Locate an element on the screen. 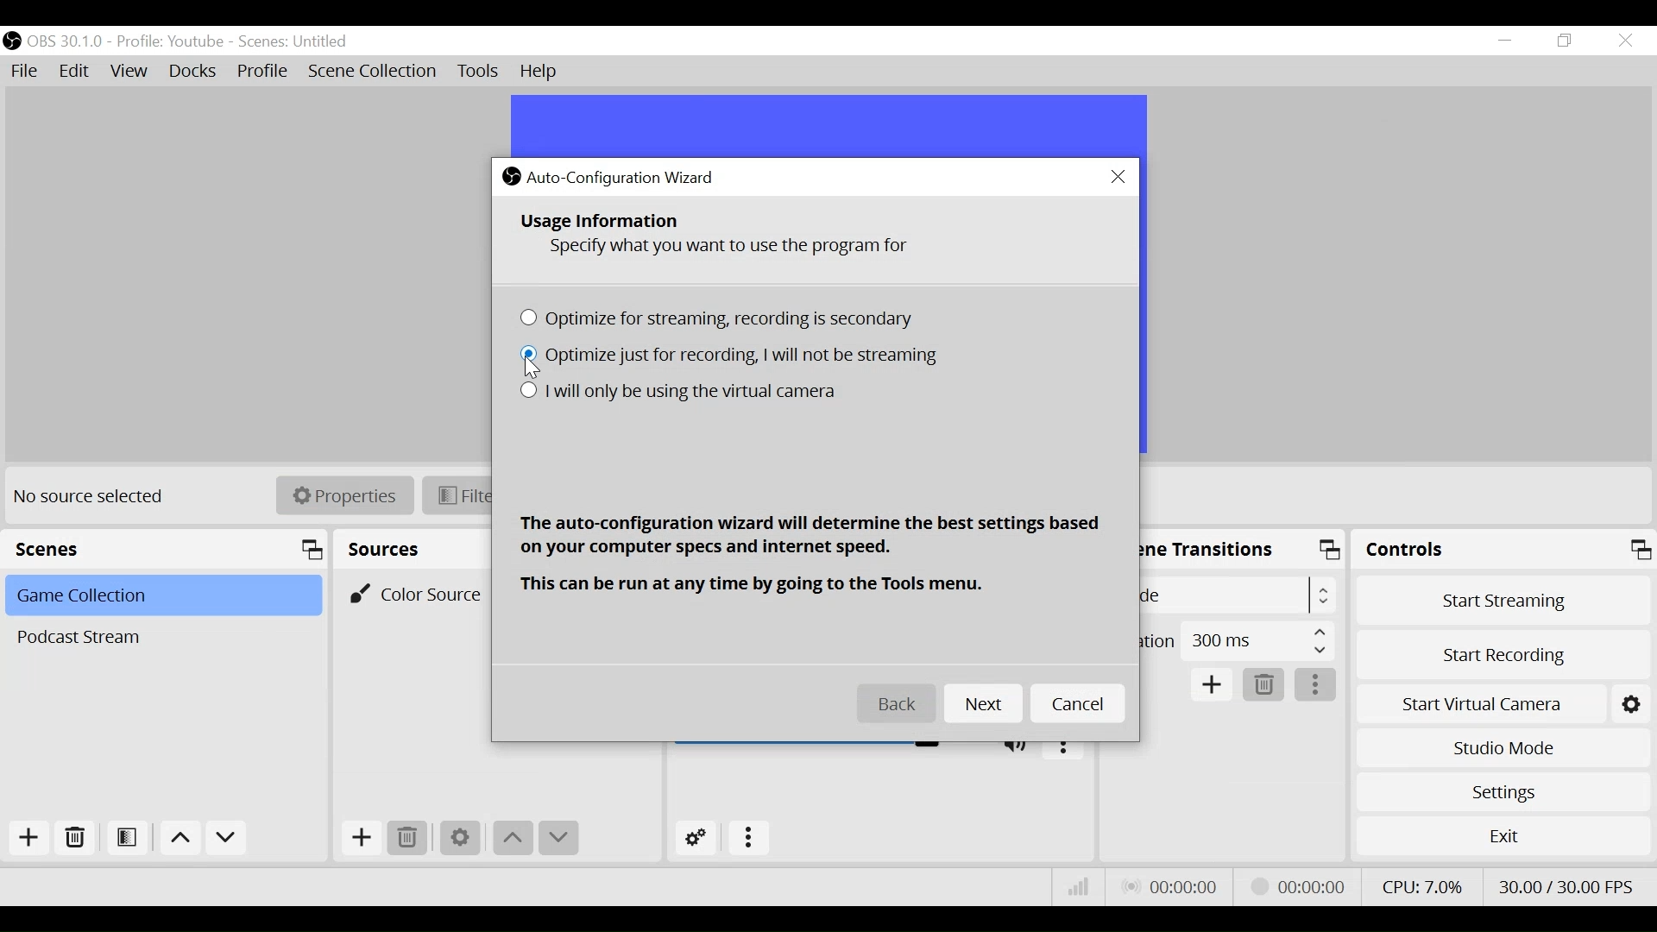 The height and width of the screenshot is (932, 1657). Start Virtual Camera is located at coordinates (1479, 702).